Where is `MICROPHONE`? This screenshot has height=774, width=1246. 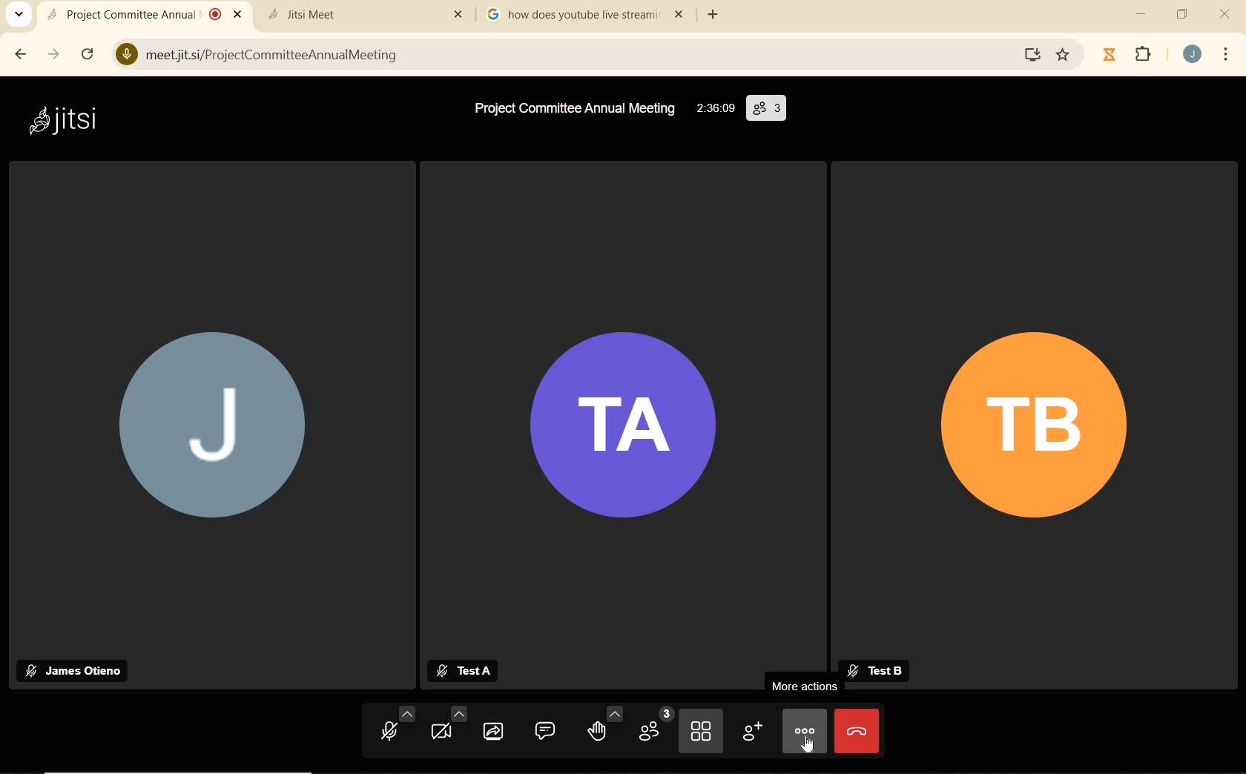 MICROPHONE is located at coordinates (395, 728).